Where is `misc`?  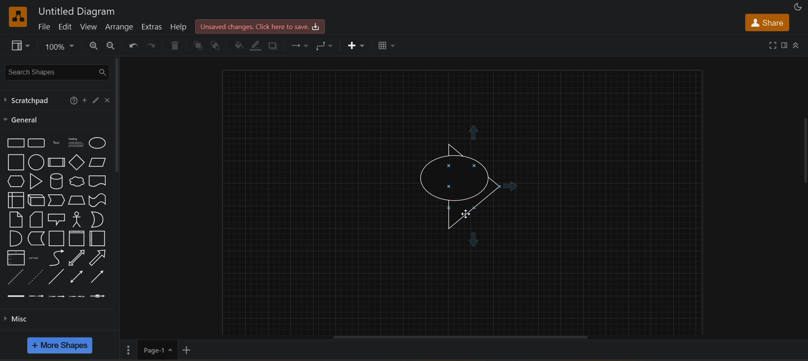 misc is located at coordinates (22, 319).